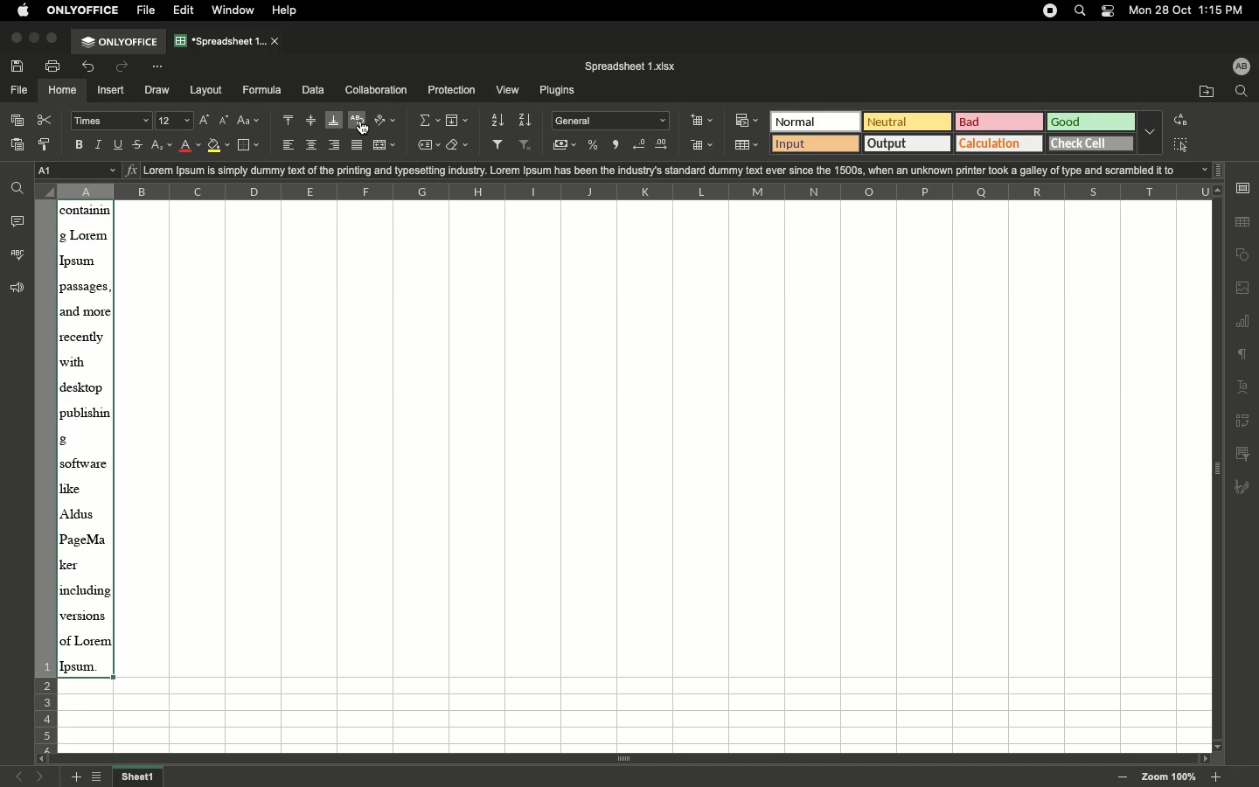 This screenshot has width=1259, height=787. Describe the element at coordinates (566, 147) in the screenshot. I see `Accounting style` at that location.